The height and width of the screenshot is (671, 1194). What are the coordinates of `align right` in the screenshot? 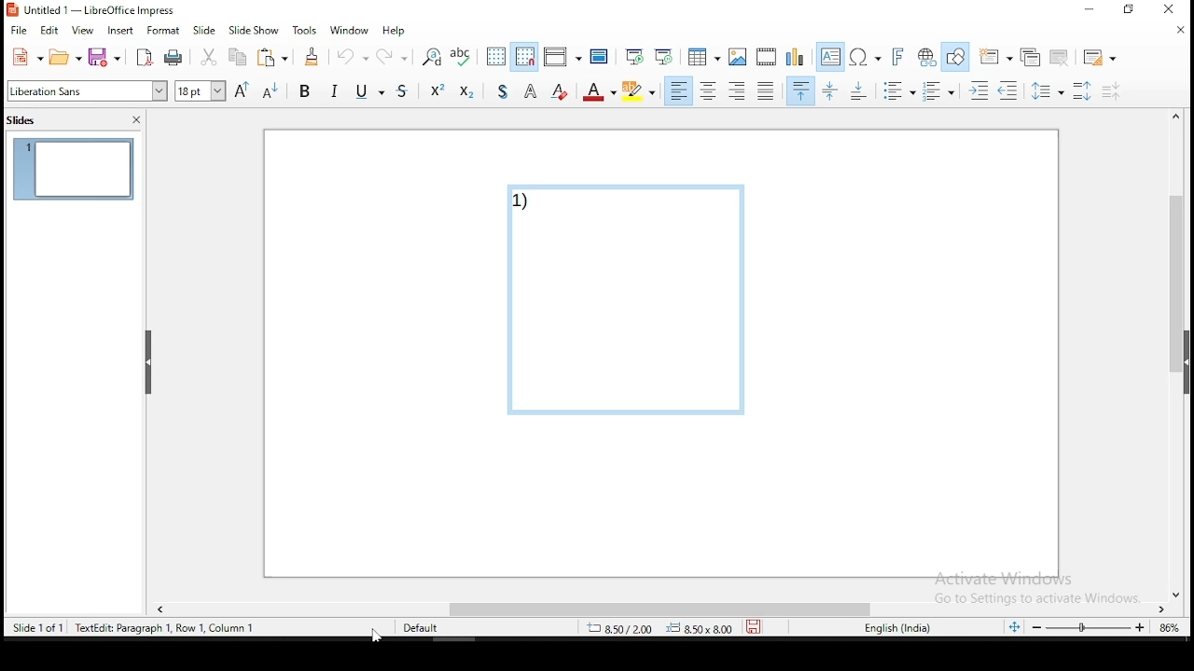 It's located at (739, 92).